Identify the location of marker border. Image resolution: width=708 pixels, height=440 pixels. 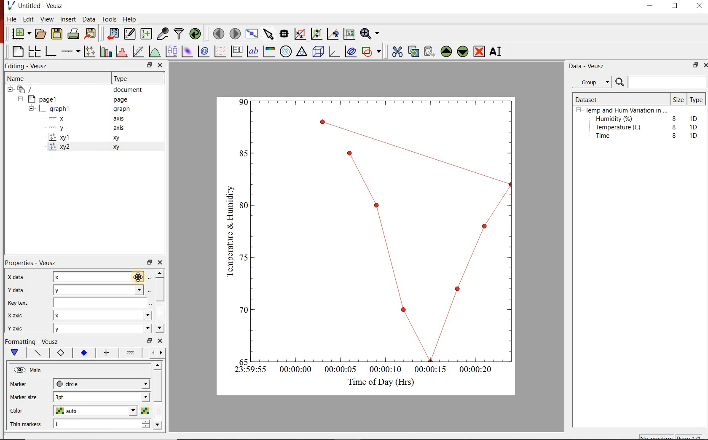
(61, 354).